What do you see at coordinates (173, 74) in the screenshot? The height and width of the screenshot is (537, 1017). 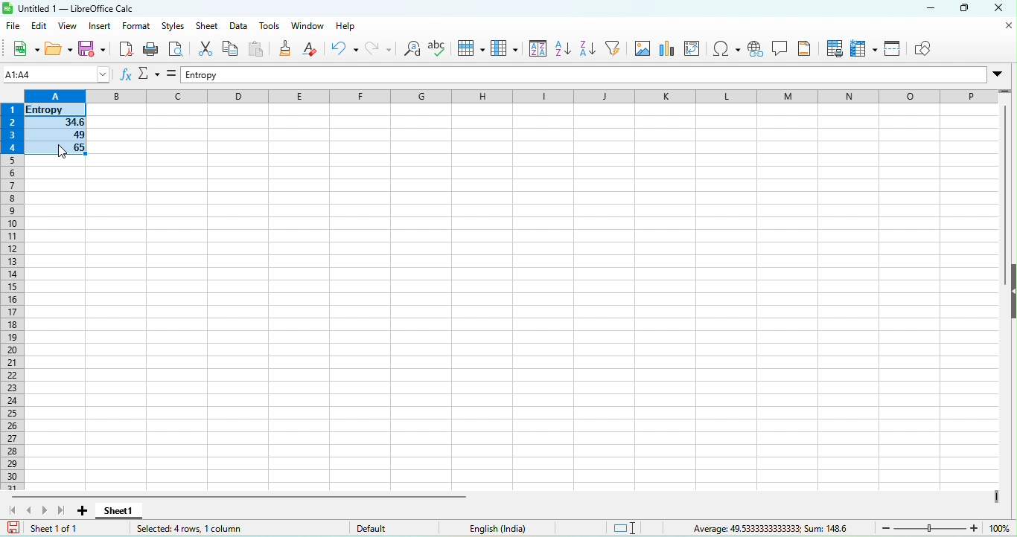 I see `formula` at bounding box center [173, 74].